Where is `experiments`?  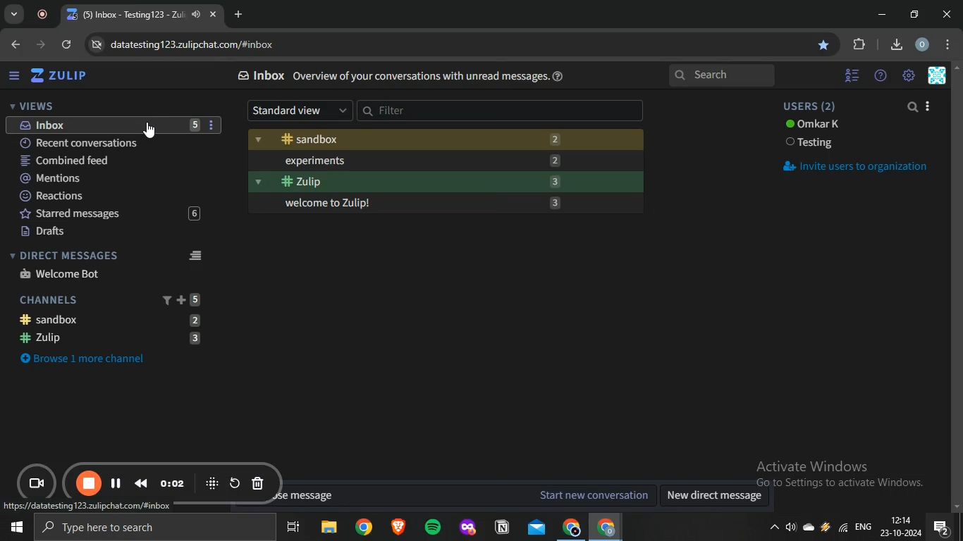
experiments is located at coordinates (447, 160).